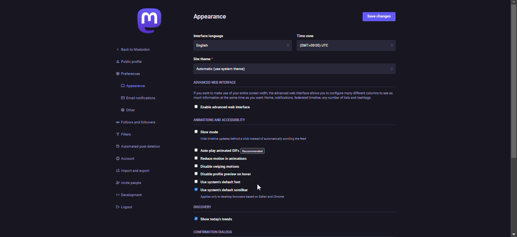  I want to click on filters, so click(126, 134).